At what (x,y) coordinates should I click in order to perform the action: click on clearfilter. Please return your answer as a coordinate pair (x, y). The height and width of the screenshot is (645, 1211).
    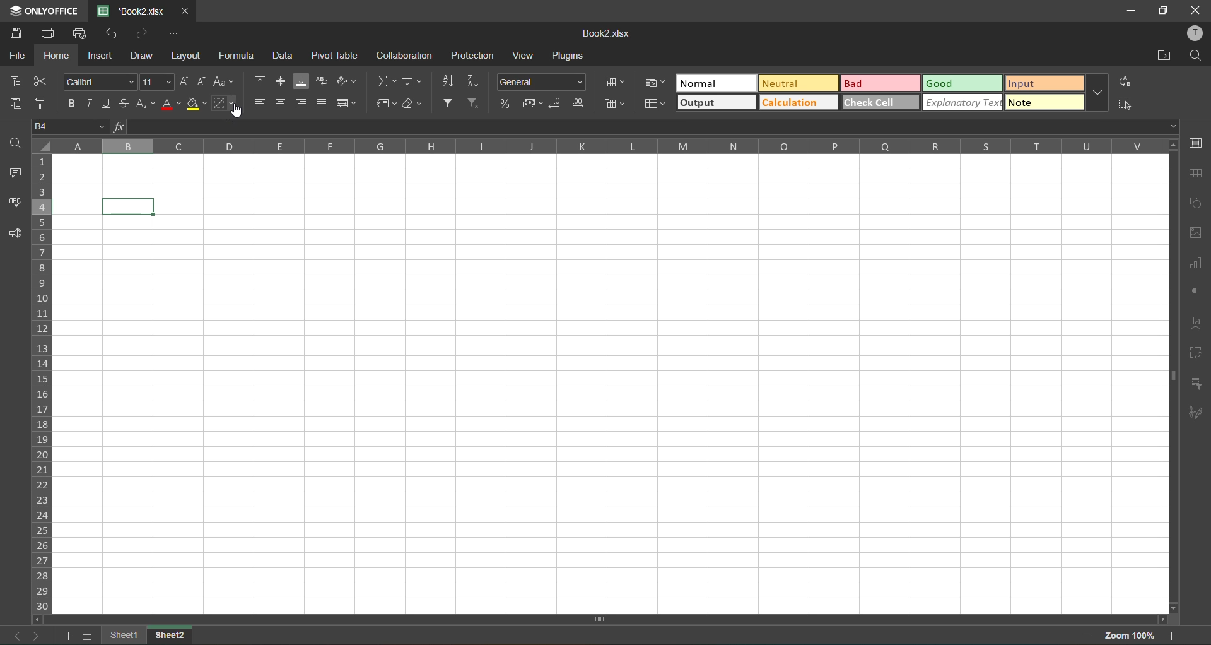
    Looking at the image, I should click on (476, 102).